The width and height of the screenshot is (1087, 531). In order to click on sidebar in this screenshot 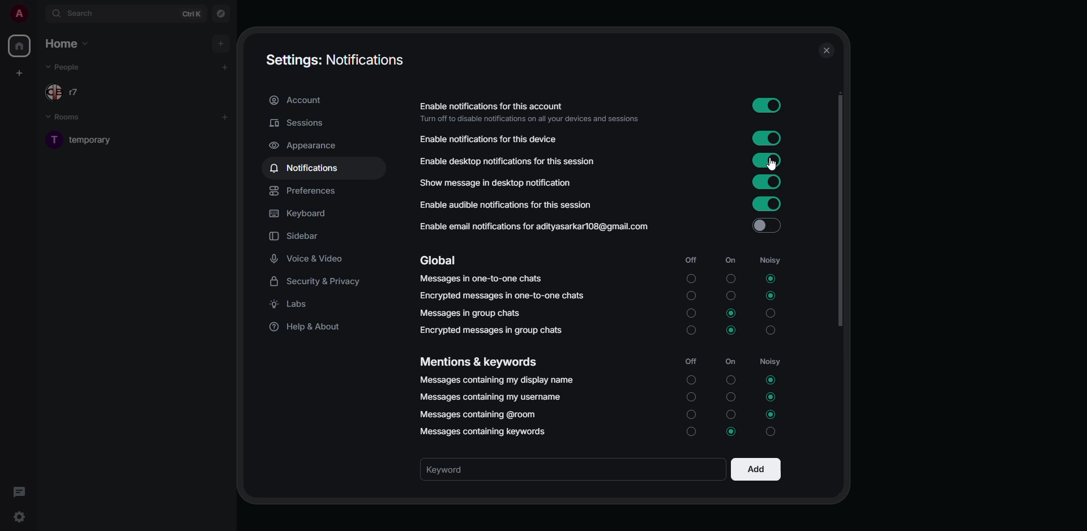, I will do `click(296, 235)`.